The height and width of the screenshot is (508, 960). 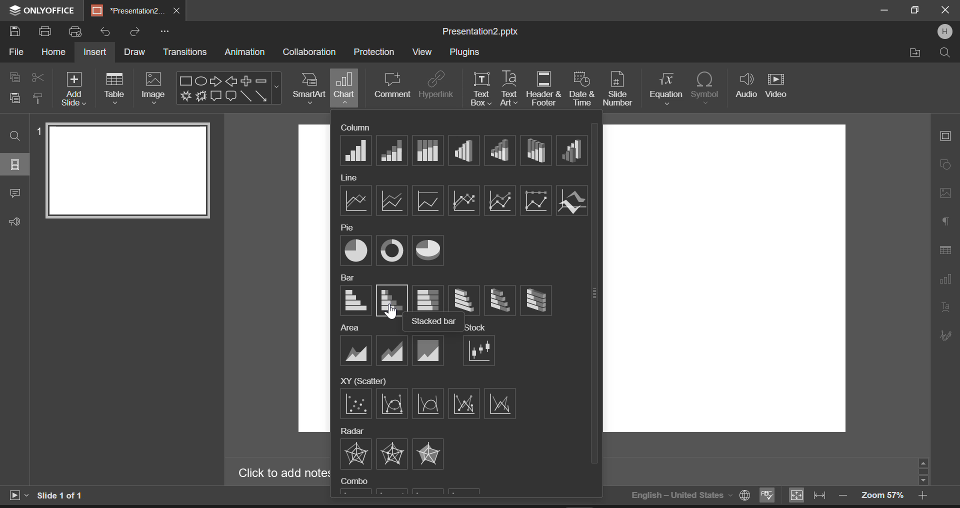 What do you see at coordinates (127, 11) in the screenshot?
I see `*Presentation2.pptx` at bounding box center [127, 11].